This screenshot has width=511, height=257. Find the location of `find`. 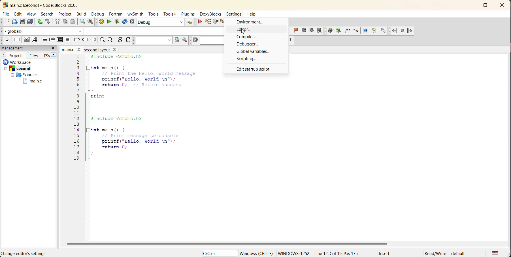

find is located at coordinates (82, 22).